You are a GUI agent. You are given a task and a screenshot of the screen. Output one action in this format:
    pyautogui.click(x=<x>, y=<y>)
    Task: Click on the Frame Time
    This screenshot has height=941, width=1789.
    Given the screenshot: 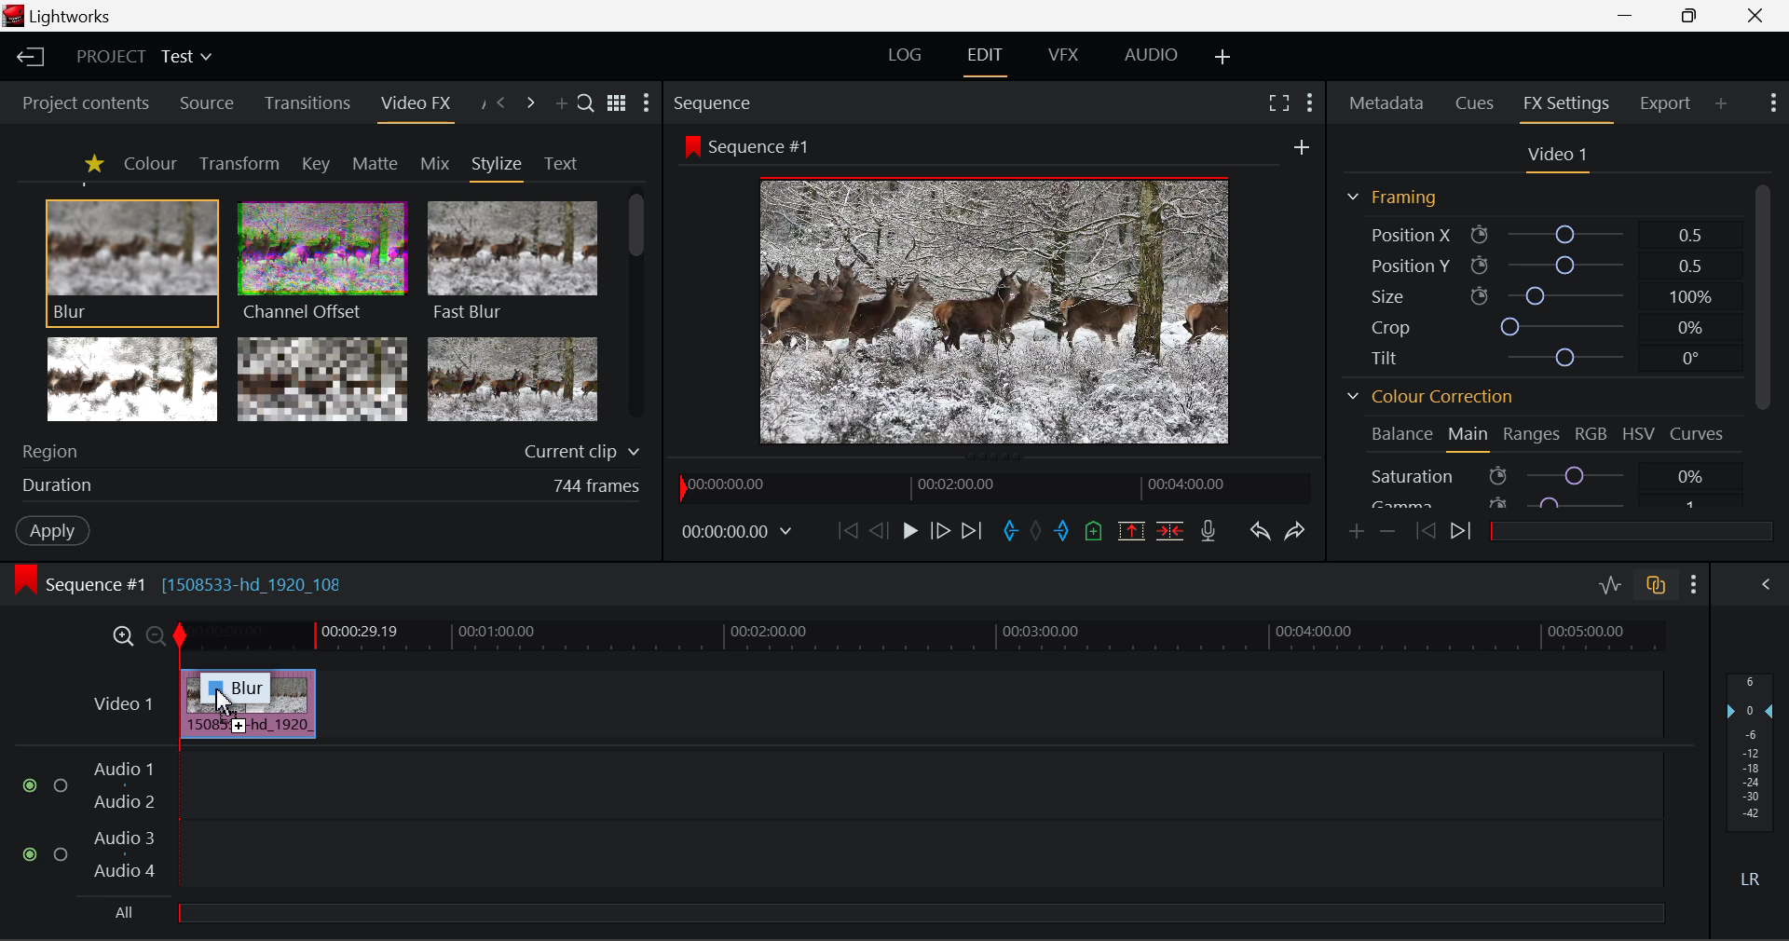 What is the action you would take?
    pyautogui.click(x=738, y=530)
    